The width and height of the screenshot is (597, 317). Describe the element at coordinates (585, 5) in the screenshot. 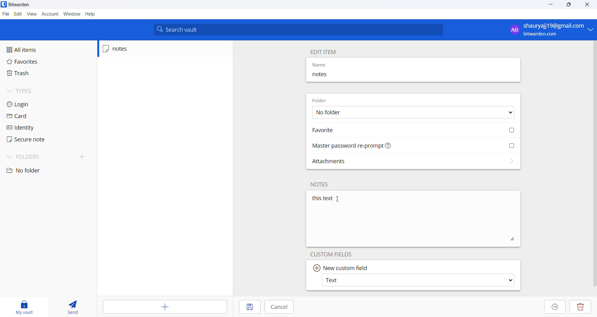

I see `close` at that location.